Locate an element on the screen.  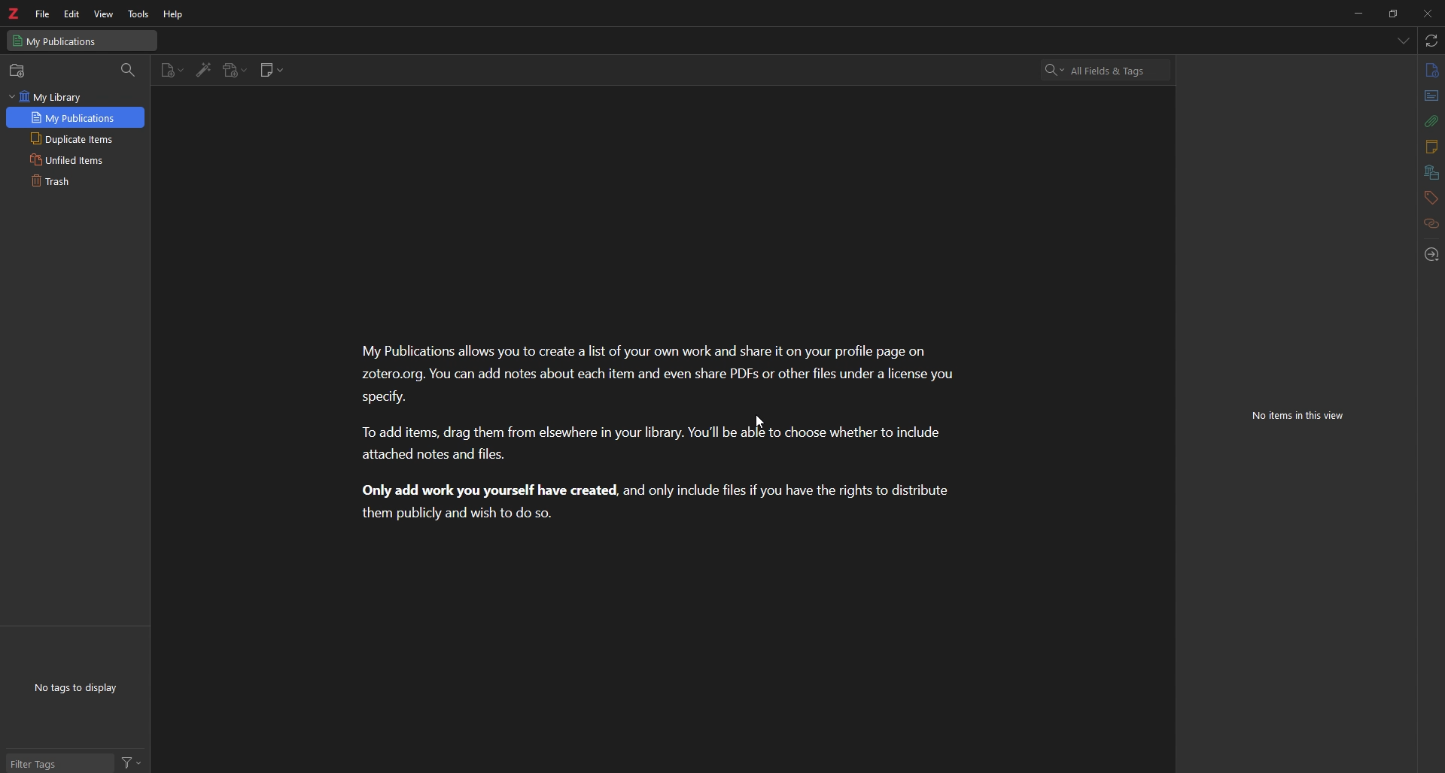
Help is located at coordinates (169, 14).